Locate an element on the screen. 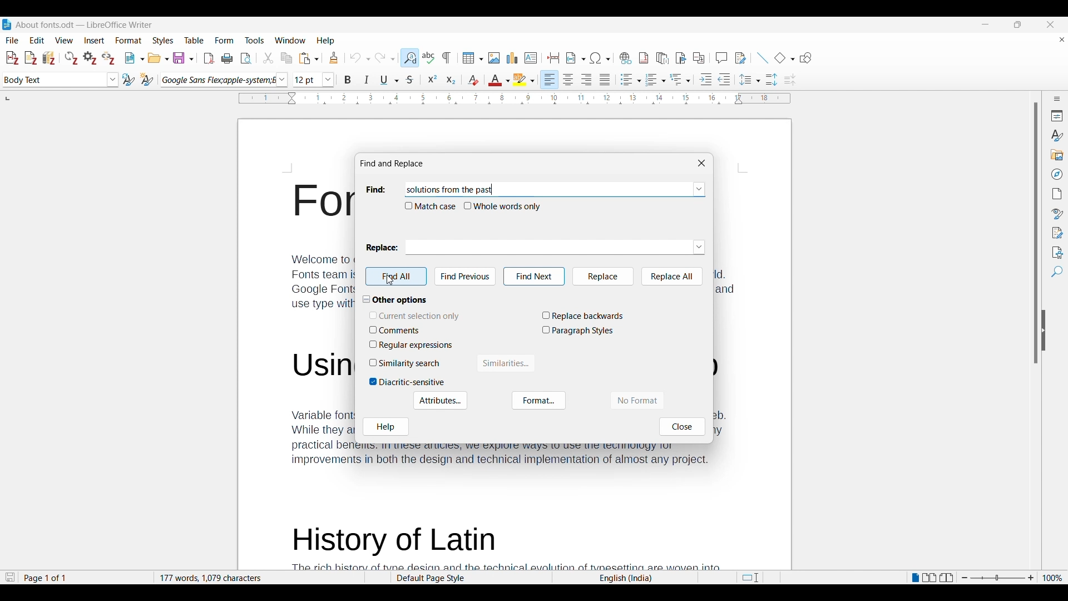 The height and width of the screenshot is (601, 1068). Software and project name is located at coordinates (85, 25).